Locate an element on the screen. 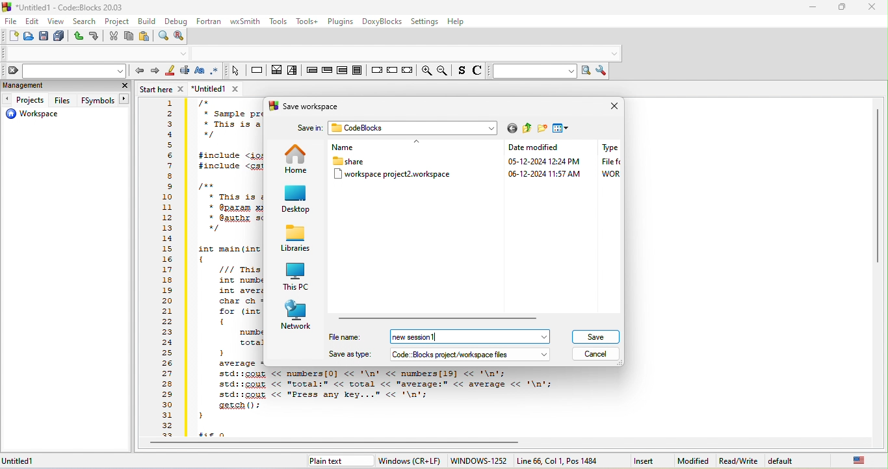 The image size is (888, 469). plain text is located at coordinates (329, 463).